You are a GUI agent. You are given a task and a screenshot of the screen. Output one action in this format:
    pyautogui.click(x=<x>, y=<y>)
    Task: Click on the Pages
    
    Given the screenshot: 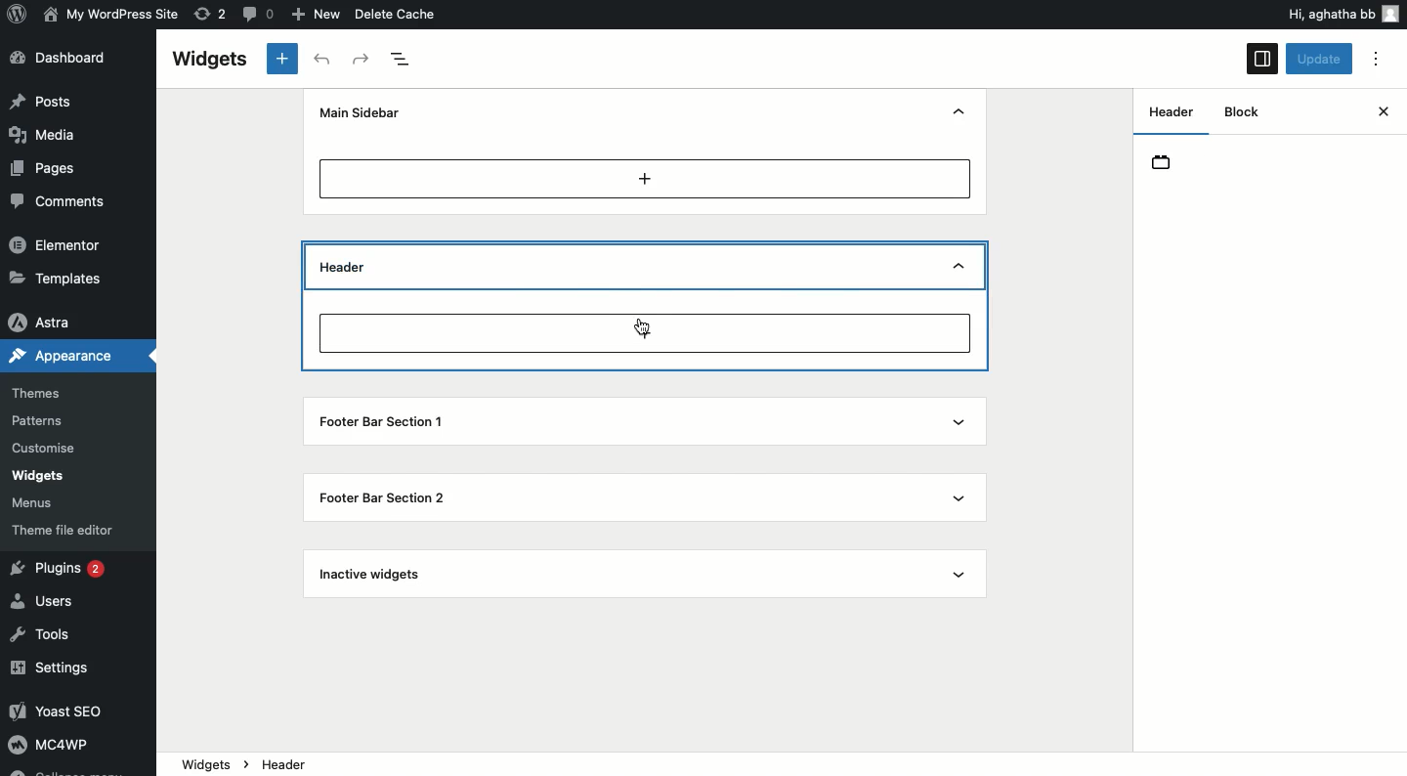 What is the action you would take?
    pyautogui.click(x=46, y=169)
    